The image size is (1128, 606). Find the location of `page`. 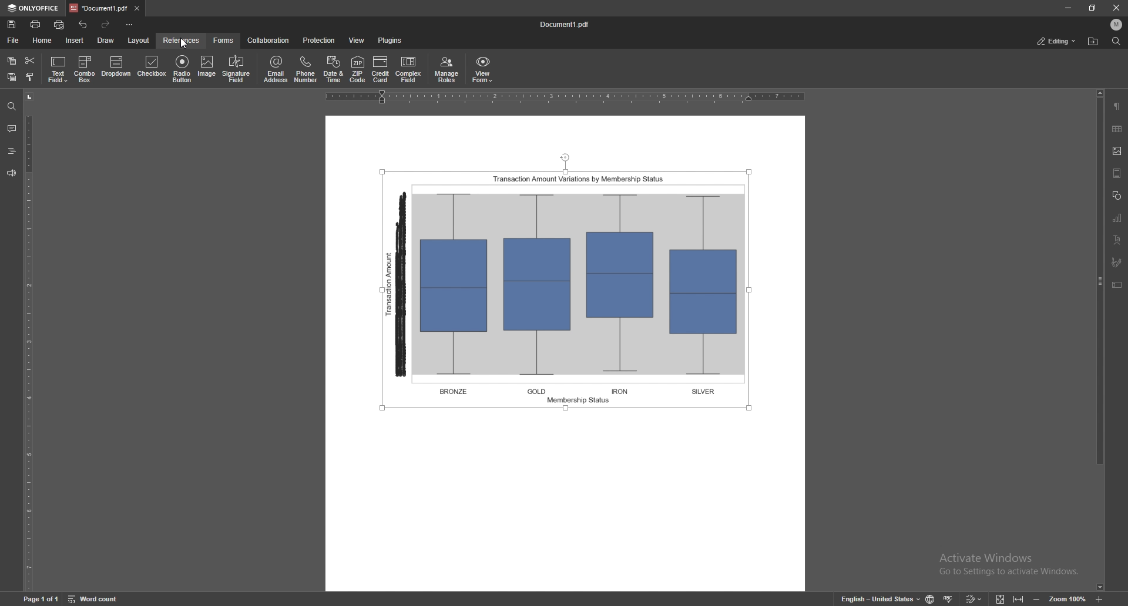

page is located at coordinates (40, 598).